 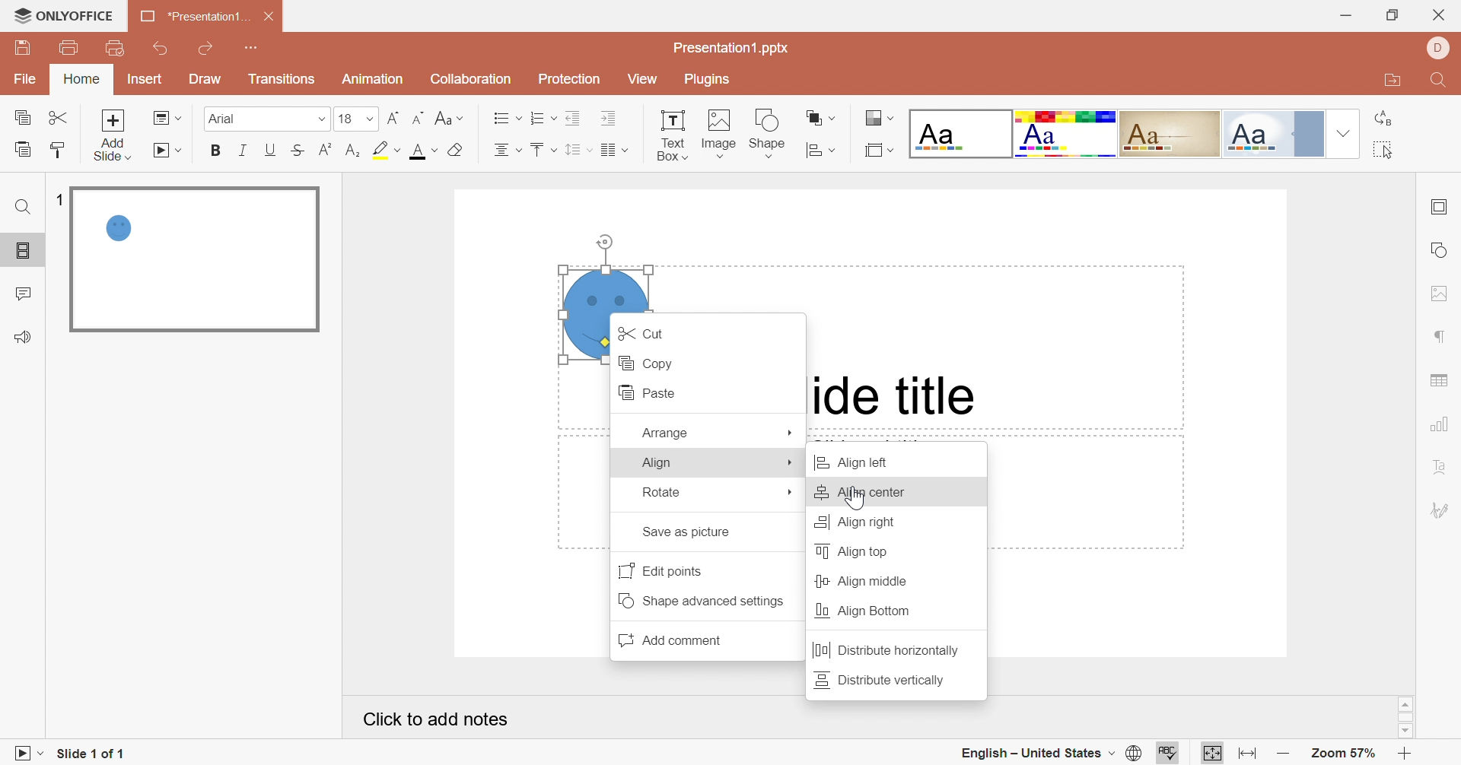 I want to click on Align Top, so click(x=544, y=150).